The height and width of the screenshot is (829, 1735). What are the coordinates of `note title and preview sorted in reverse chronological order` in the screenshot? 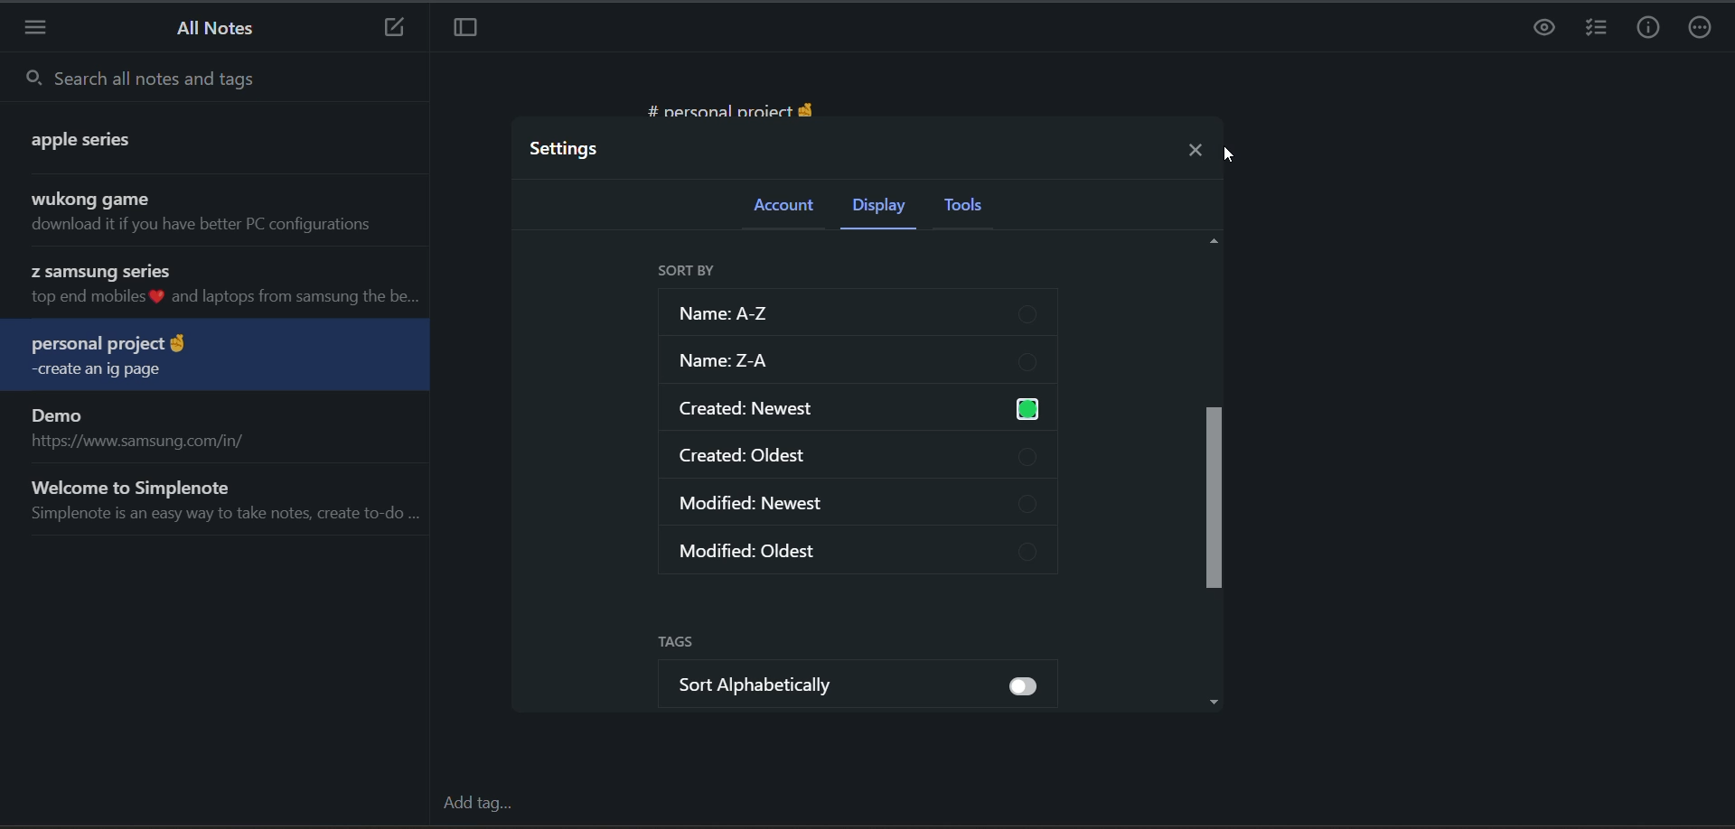 It's located at (221, 501).